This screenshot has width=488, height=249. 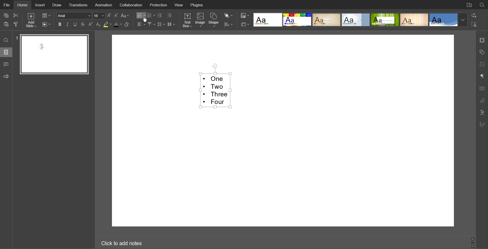 What do you see at coordinates (482, 40) in the screenshot?
I see `Slide Settings` at bounding box center [482, 40].